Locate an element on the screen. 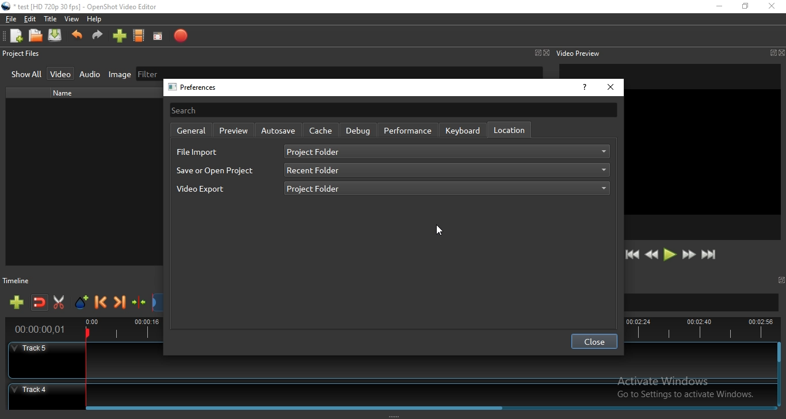  Restore is located at coordinates (745, 6).